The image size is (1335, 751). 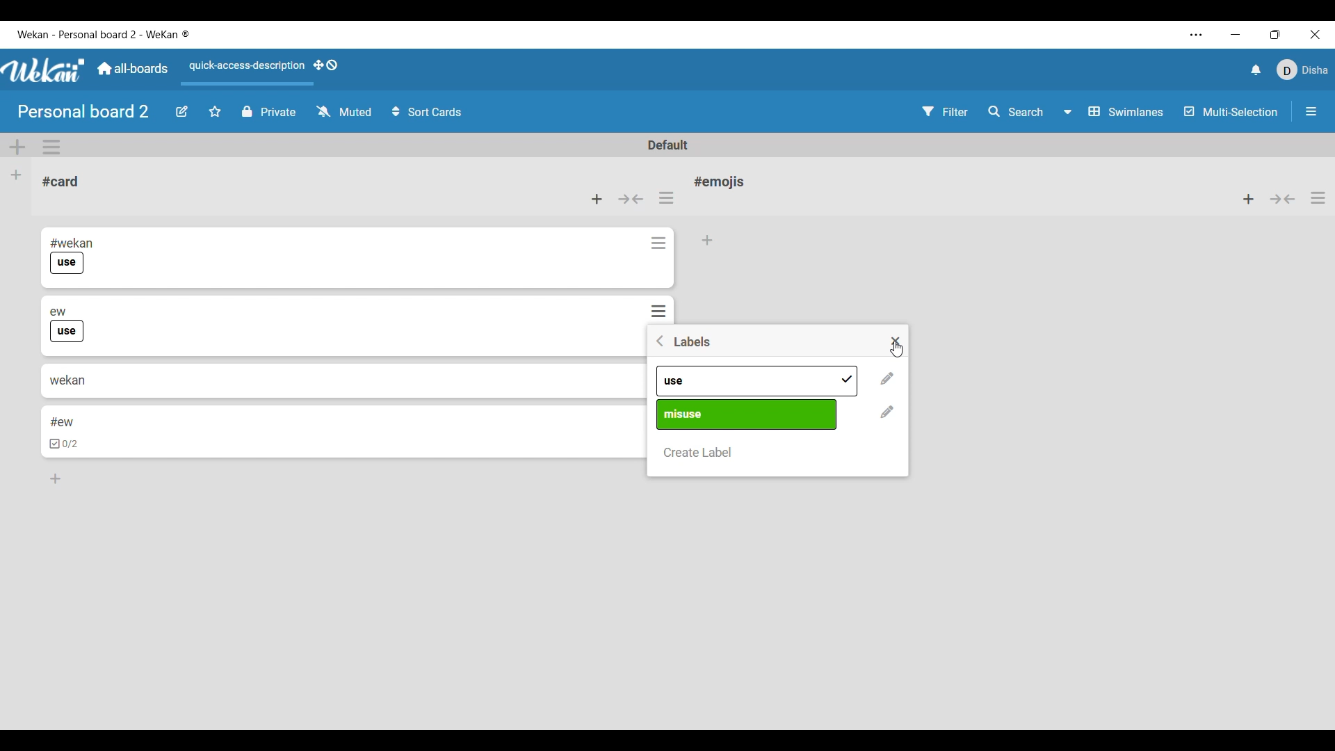 I want to click on Watch options, so click(x=344, y=111).